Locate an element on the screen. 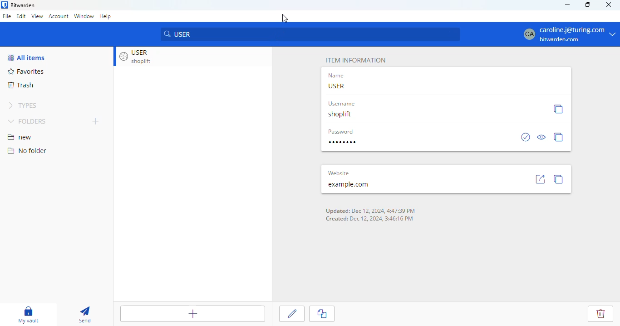  Favorites is located at coordinates (25, 72).